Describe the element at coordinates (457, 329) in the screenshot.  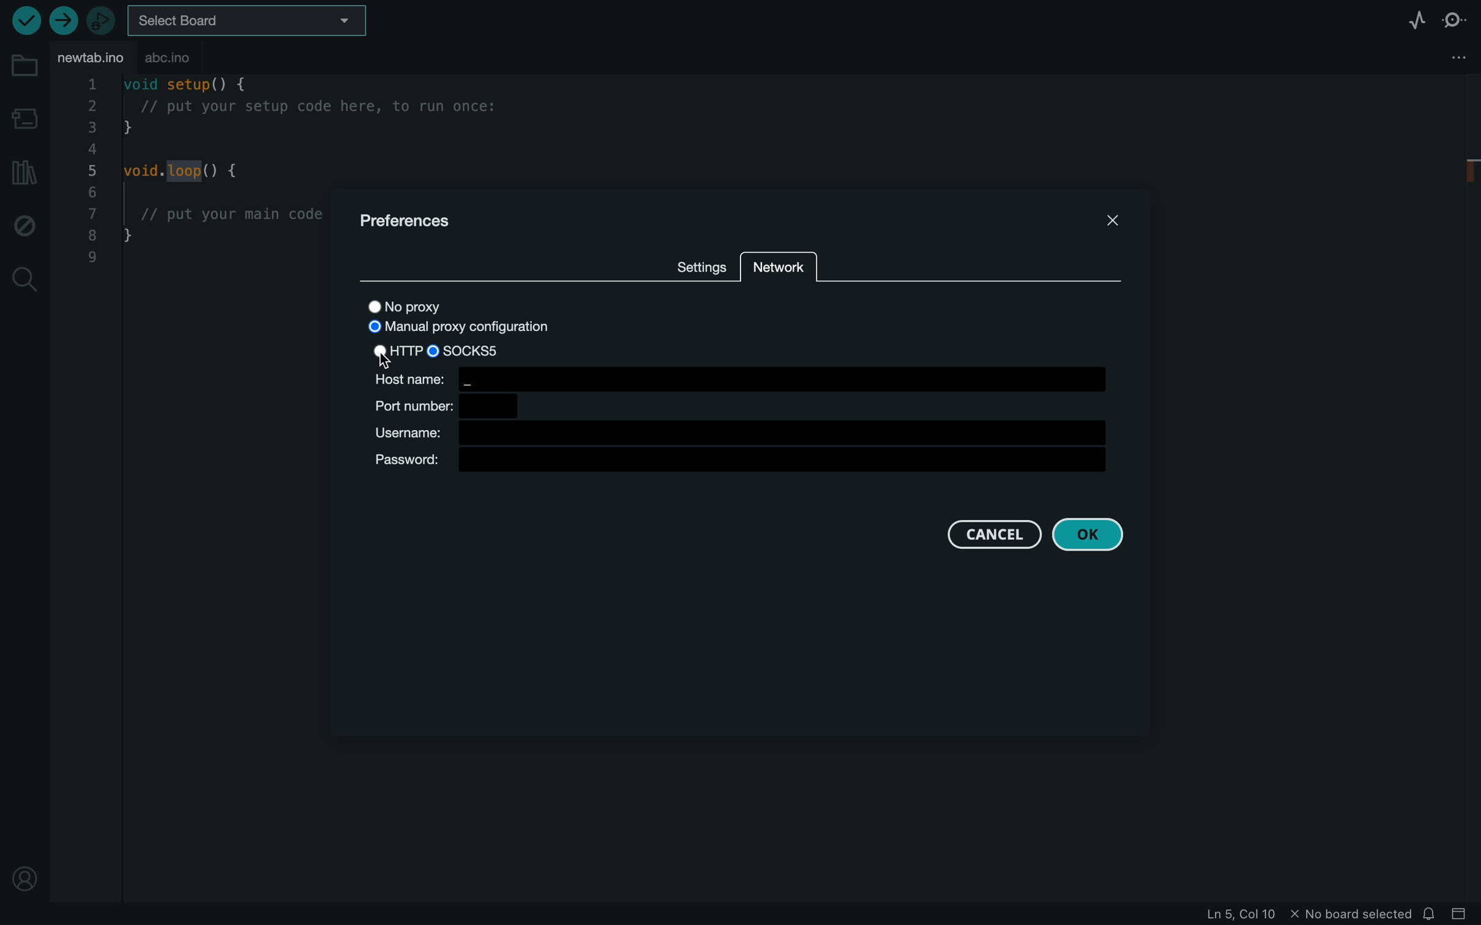
I see `mutual proxy` at that location.